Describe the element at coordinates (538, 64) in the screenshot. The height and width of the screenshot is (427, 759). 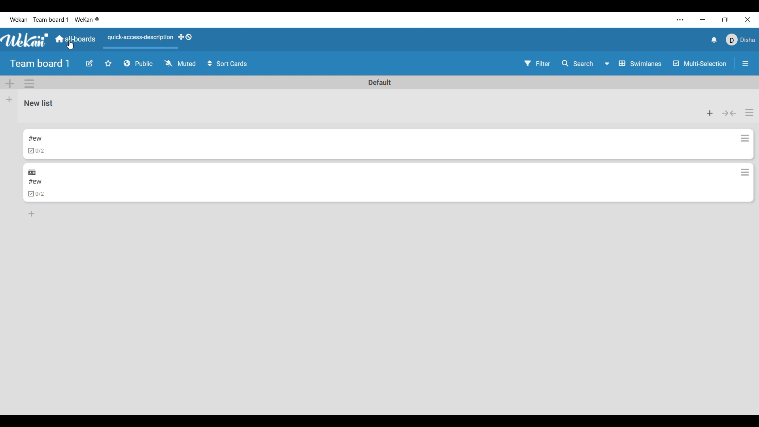
I see `Filter` at that location.